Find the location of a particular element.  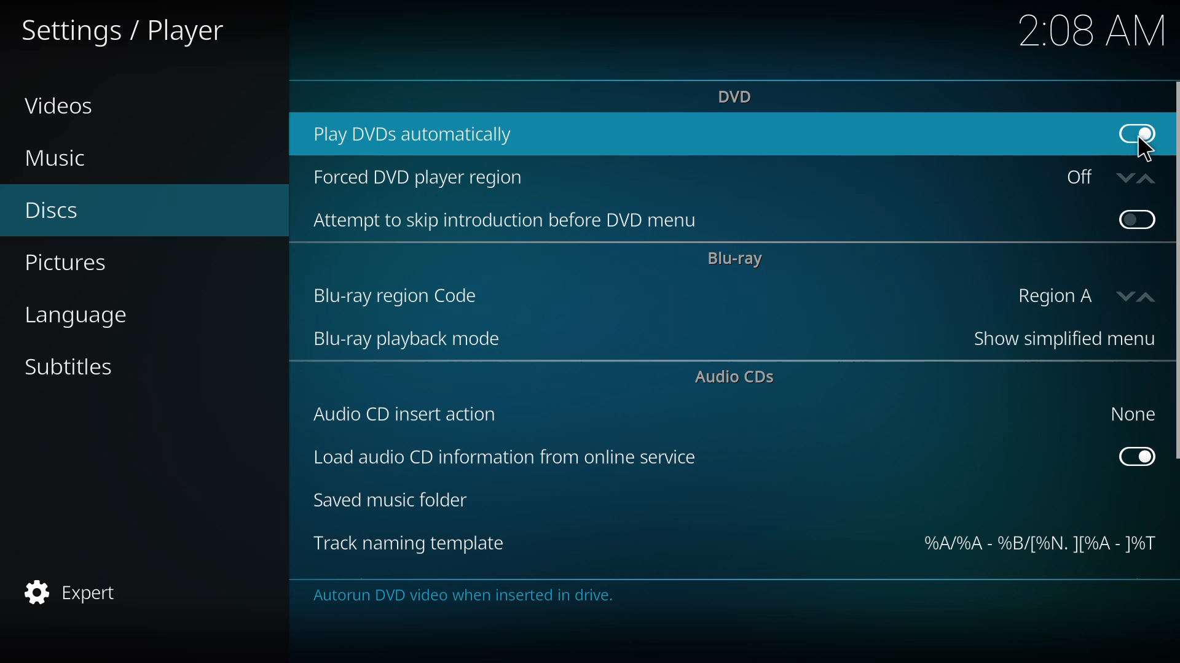

subtitles is located at coordinates (71, 367).